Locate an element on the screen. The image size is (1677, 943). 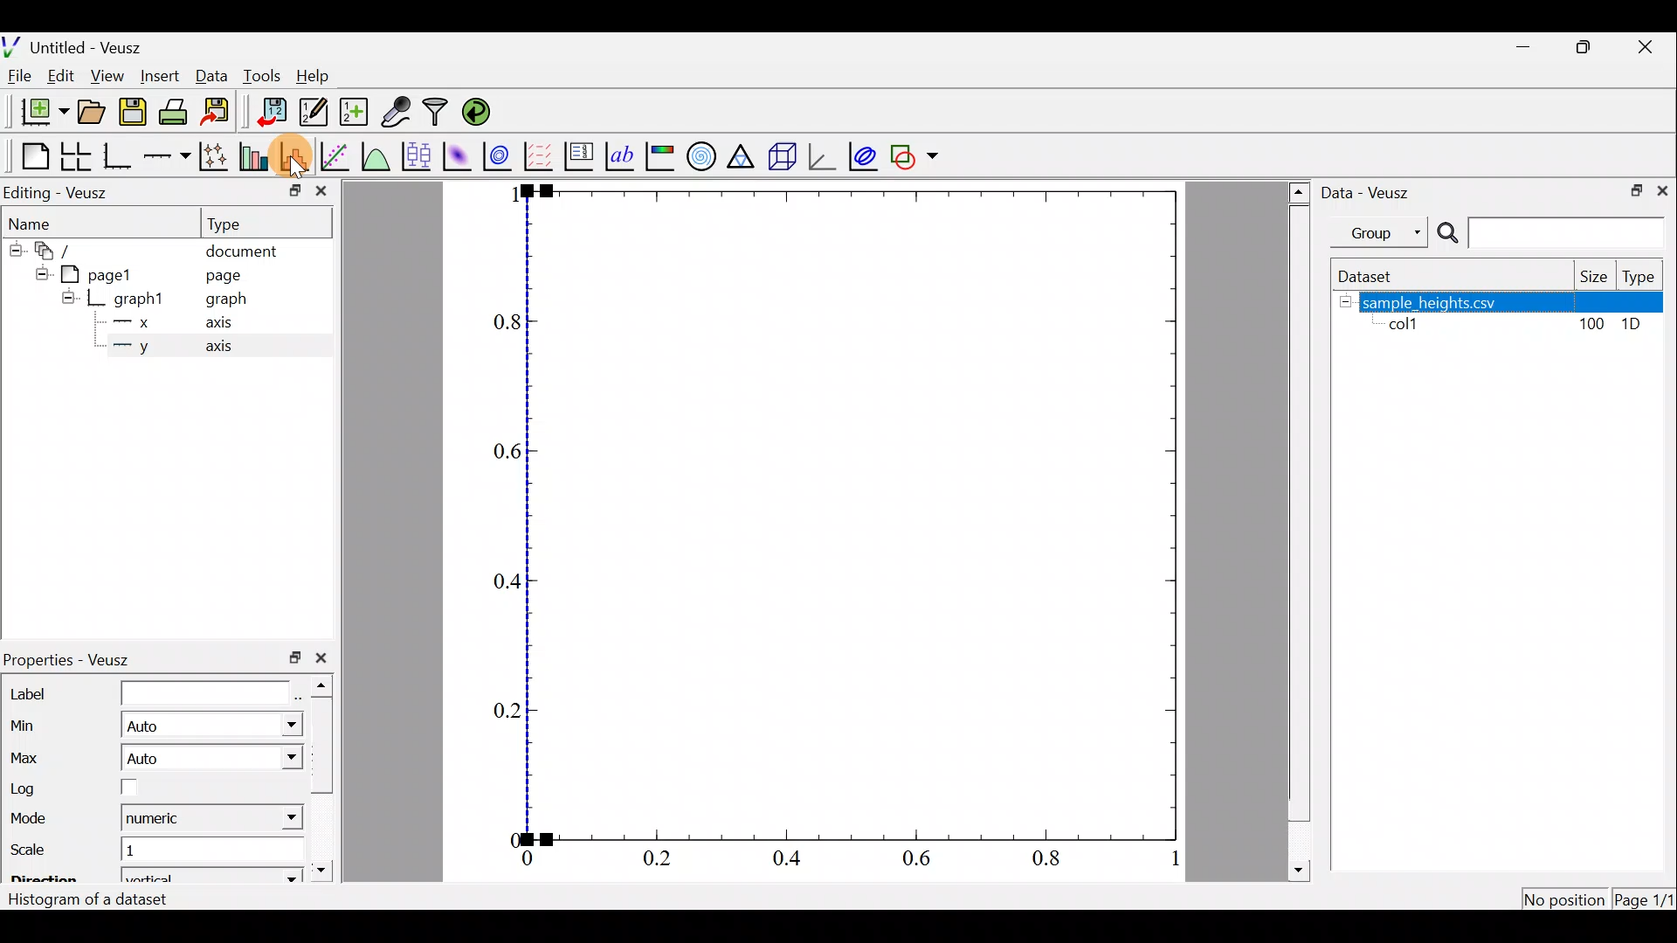
Name is located at coordinates (38, 223).